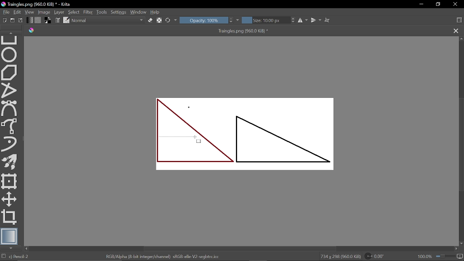  Describe the element at coordinates (88, 12) in the screenshot. I see `Filter` at that location.